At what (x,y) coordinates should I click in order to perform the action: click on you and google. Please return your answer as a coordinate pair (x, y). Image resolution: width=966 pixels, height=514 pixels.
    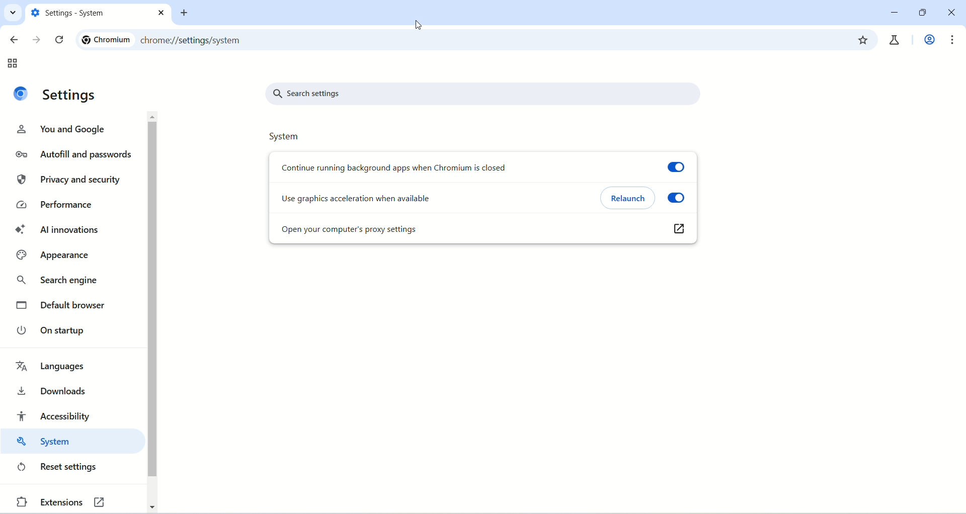
    Looking at the image, I should click on (67, 130).